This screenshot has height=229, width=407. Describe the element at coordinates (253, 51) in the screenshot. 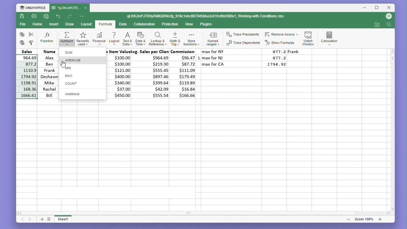

I see `max for NY 877.2 Frank` at that location.